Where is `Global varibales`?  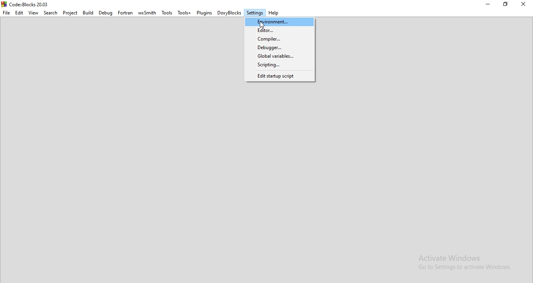 Global varibales is located at coordinates (280, 56).